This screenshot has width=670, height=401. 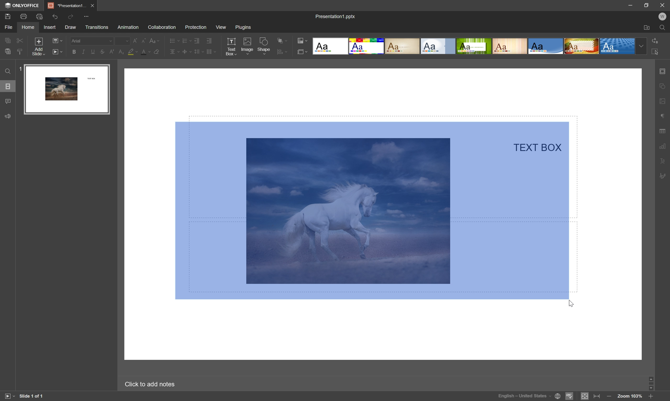 What do you see at coordinates (147, 52) in the screenshot?
I see `font color` at bounding box center [147, 52].